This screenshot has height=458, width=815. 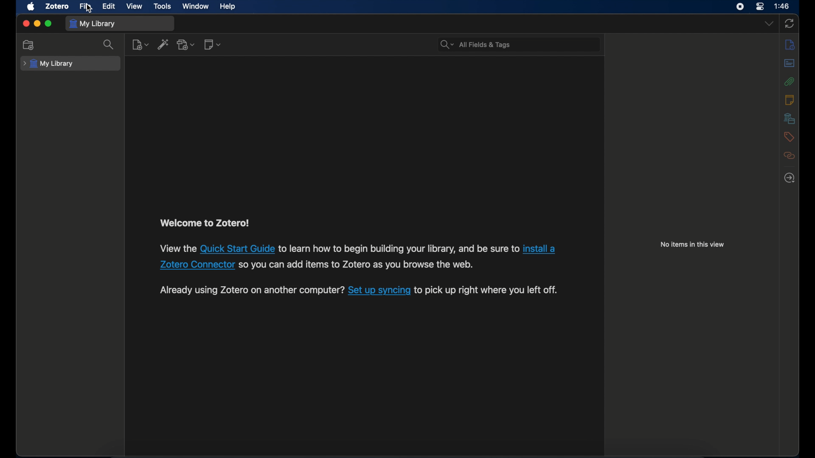 What do you see at coordinates (37, 24) in the screenshot?
I see `minimize` at bounding box center [37, 24].